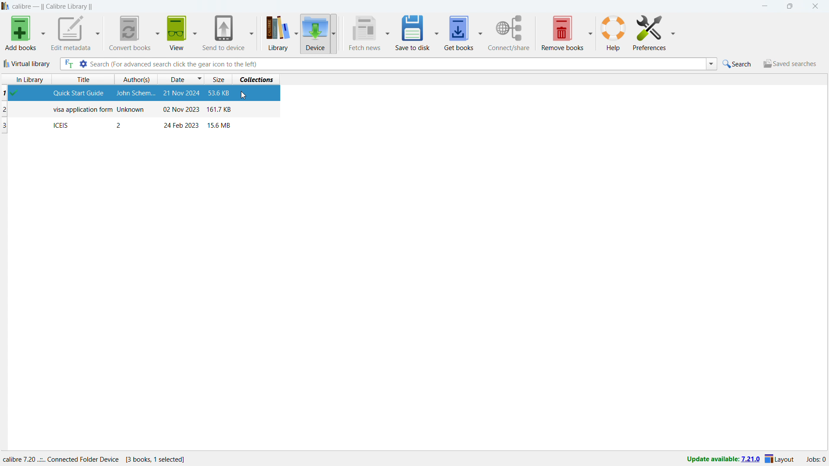 The height and width of the screenshot is (466, 829). Describe the element at coordinates (738, 64) in the screenshot. I see `quick search` at that location.